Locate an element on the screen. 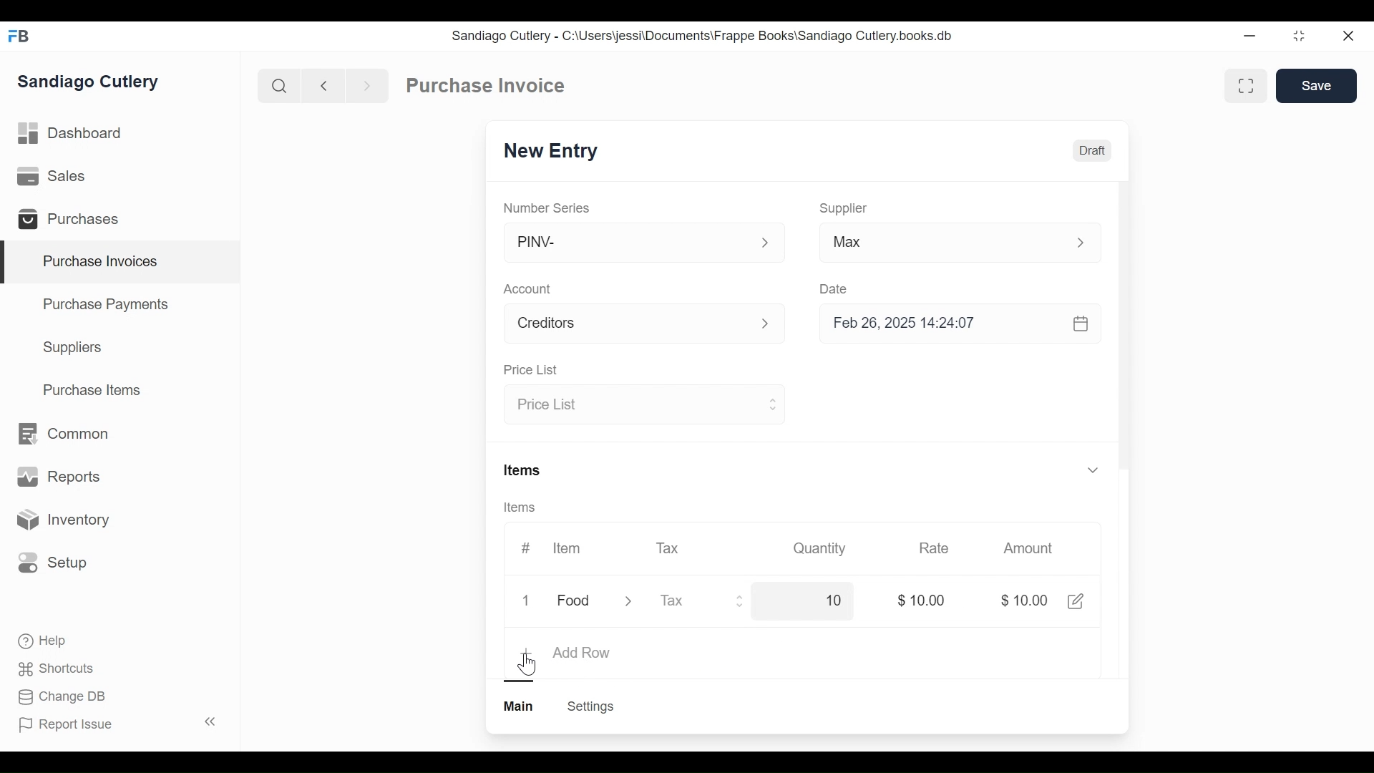  Toggle between form and full view is located at coordinates (1247, 86).